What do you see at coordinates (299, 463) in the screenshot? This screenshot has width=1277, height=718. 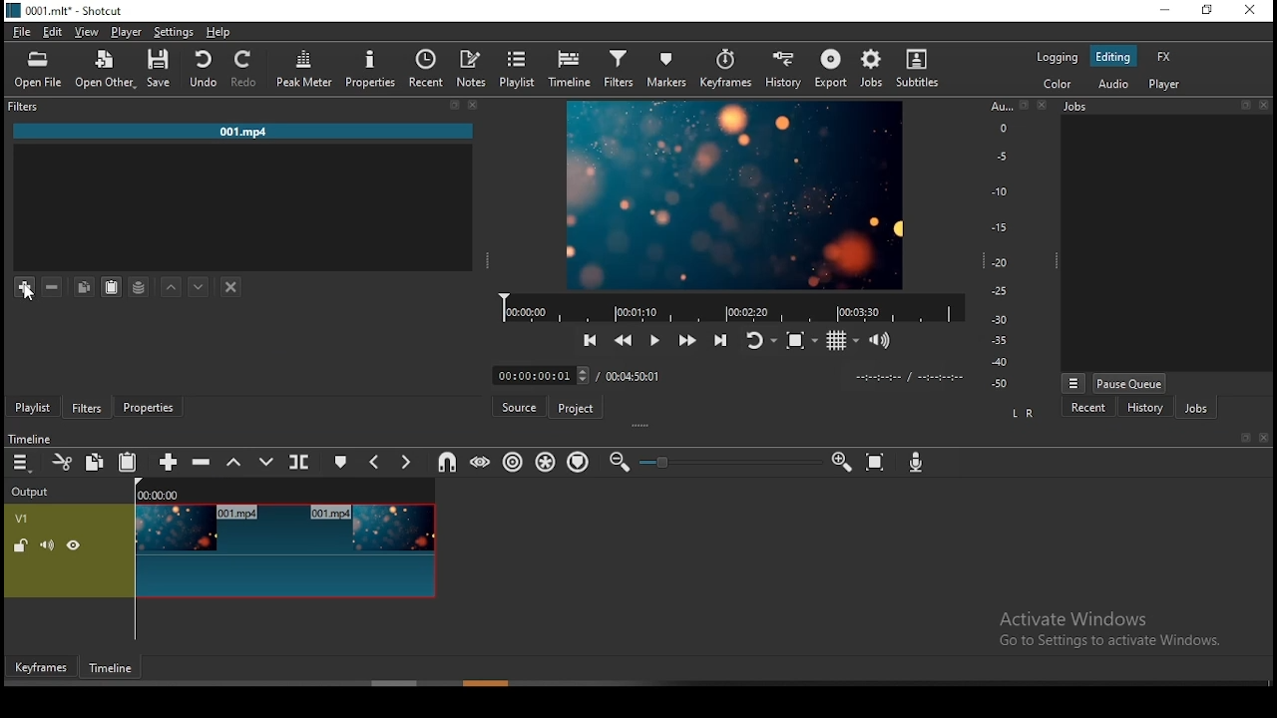 I see `split at playhead` at bounding box center [299, 463].